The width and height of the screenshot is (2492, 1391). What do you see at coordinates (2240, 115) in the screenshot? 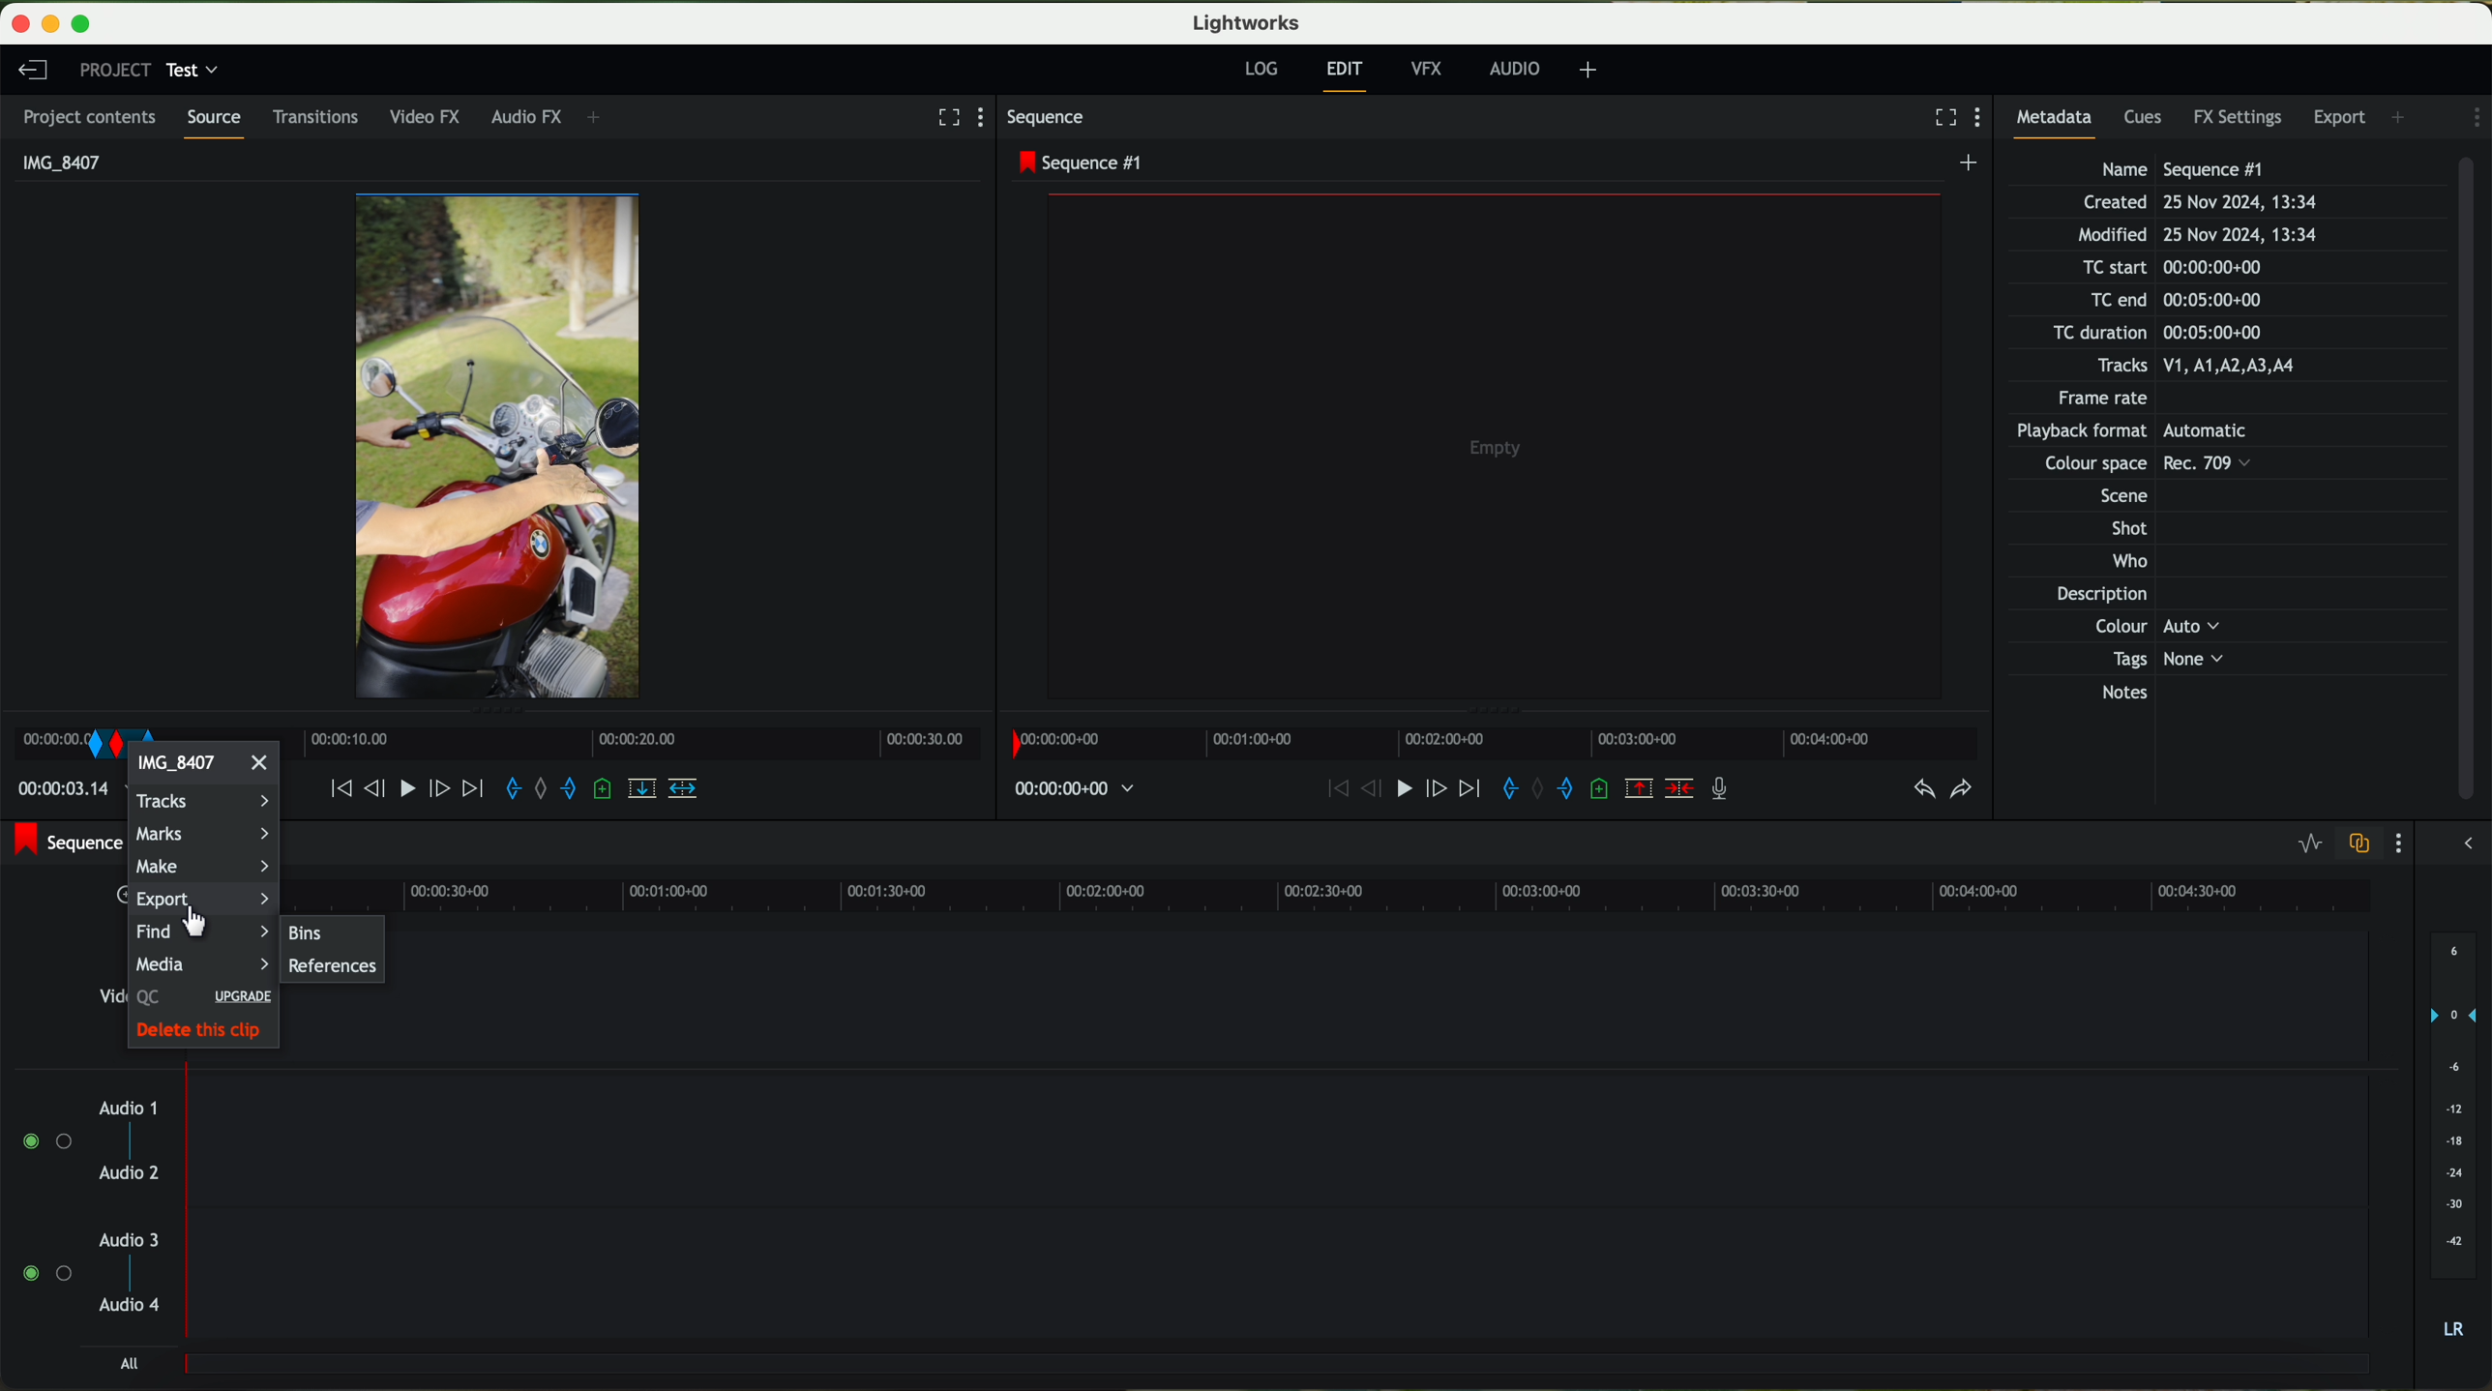
I see `FX settings` at bounding box center [2240, 115].